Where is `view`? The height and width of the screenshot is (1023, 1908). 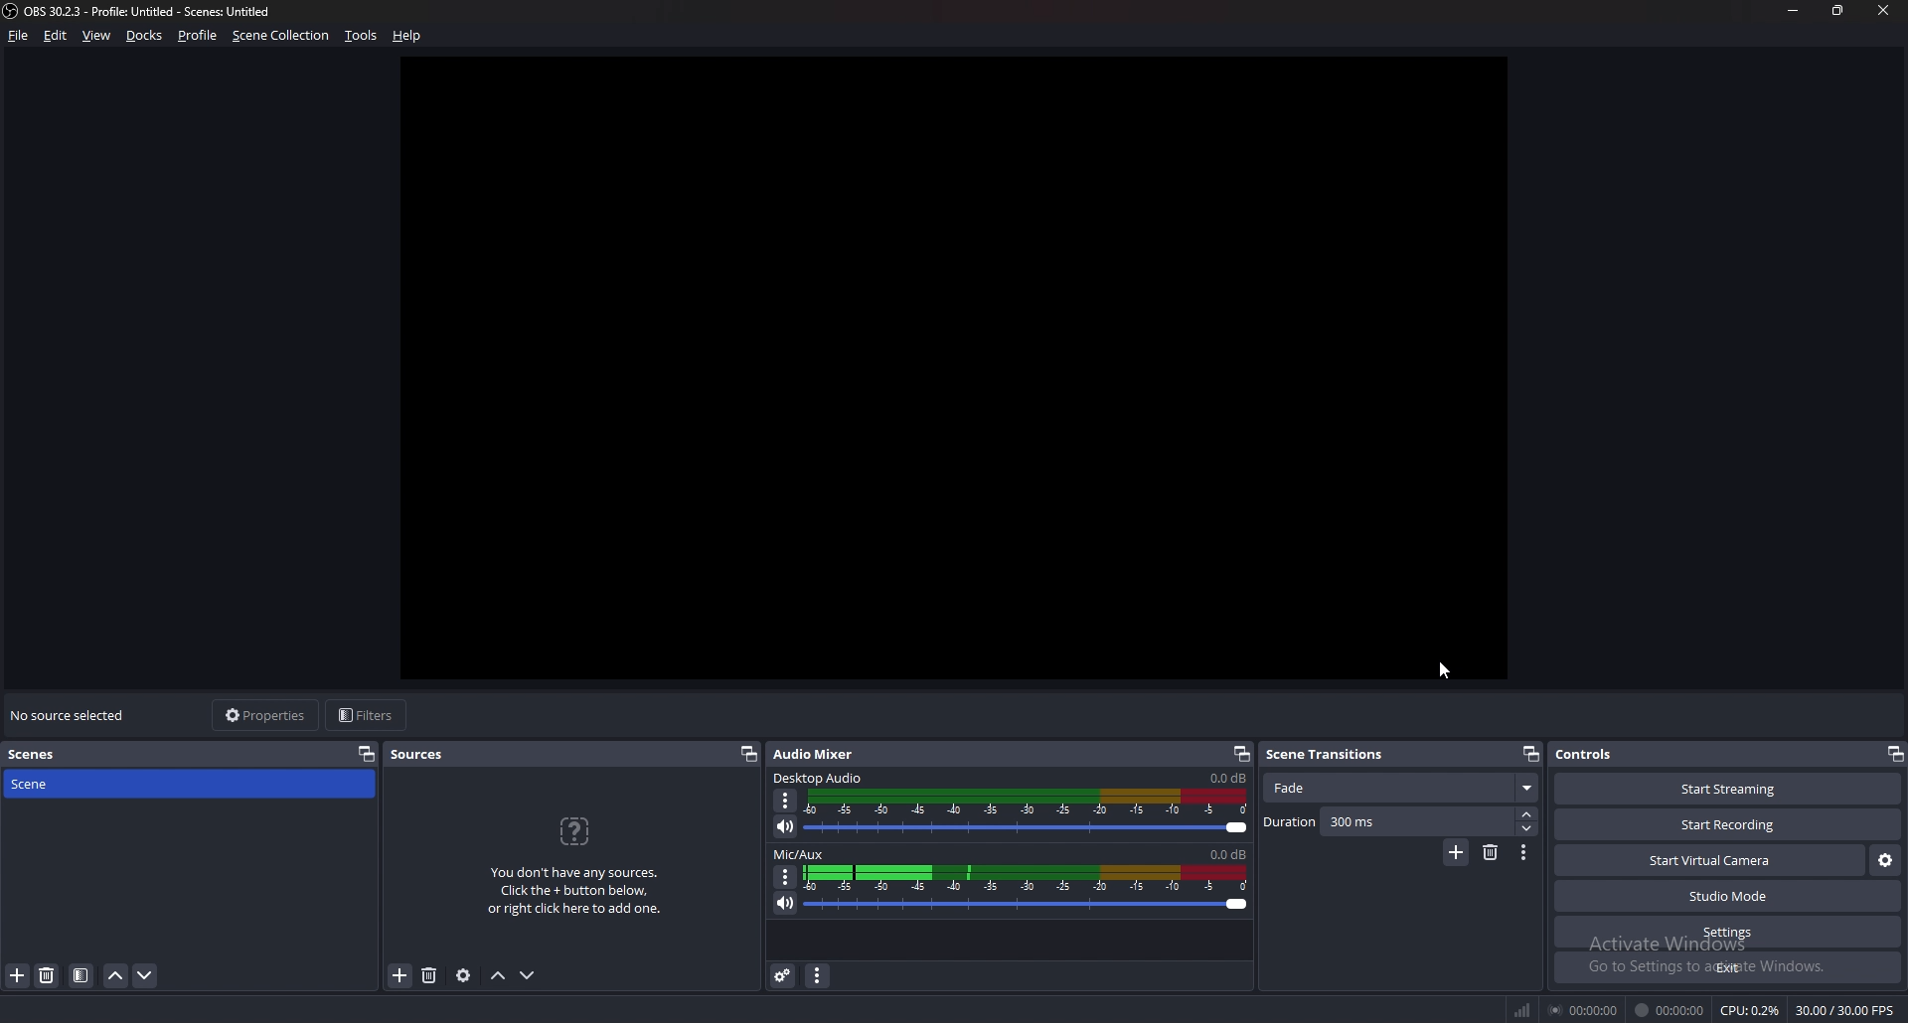 view is located at coordinates (97, 35).